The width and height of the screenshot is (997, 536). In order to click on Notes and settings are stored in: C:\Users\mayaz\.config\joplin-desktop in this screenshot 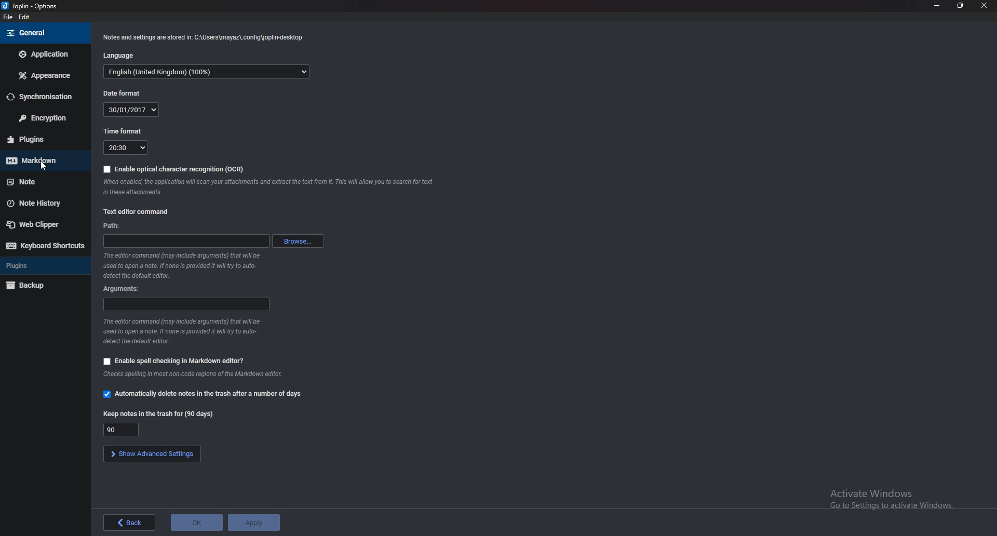, I will do `click(203, 35)`.